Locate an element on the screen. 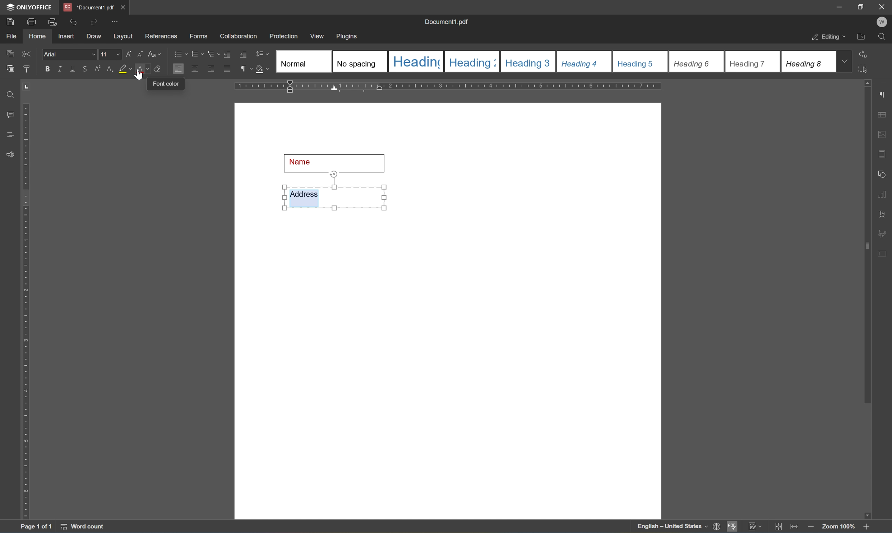  editing is located at coordinates (826, 37).